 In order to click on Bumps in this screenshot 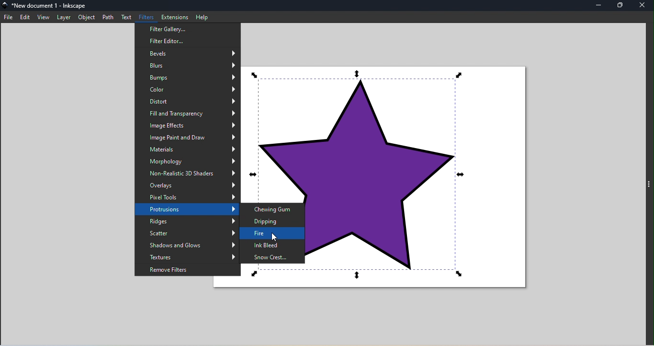, I will do `click(188, 78)`.